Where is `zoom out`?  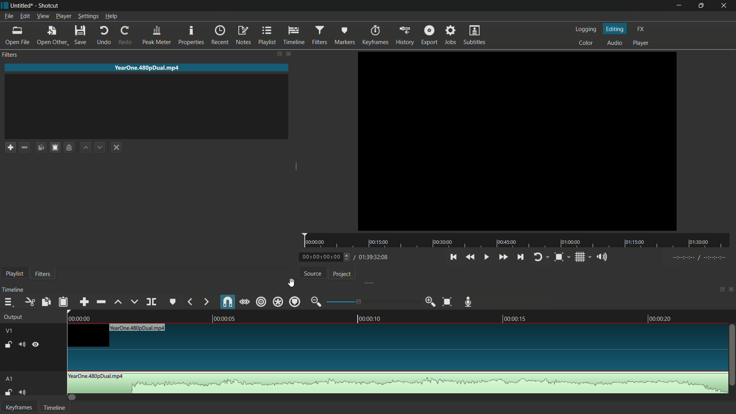 zoom out is located at coordinates (315, 301).